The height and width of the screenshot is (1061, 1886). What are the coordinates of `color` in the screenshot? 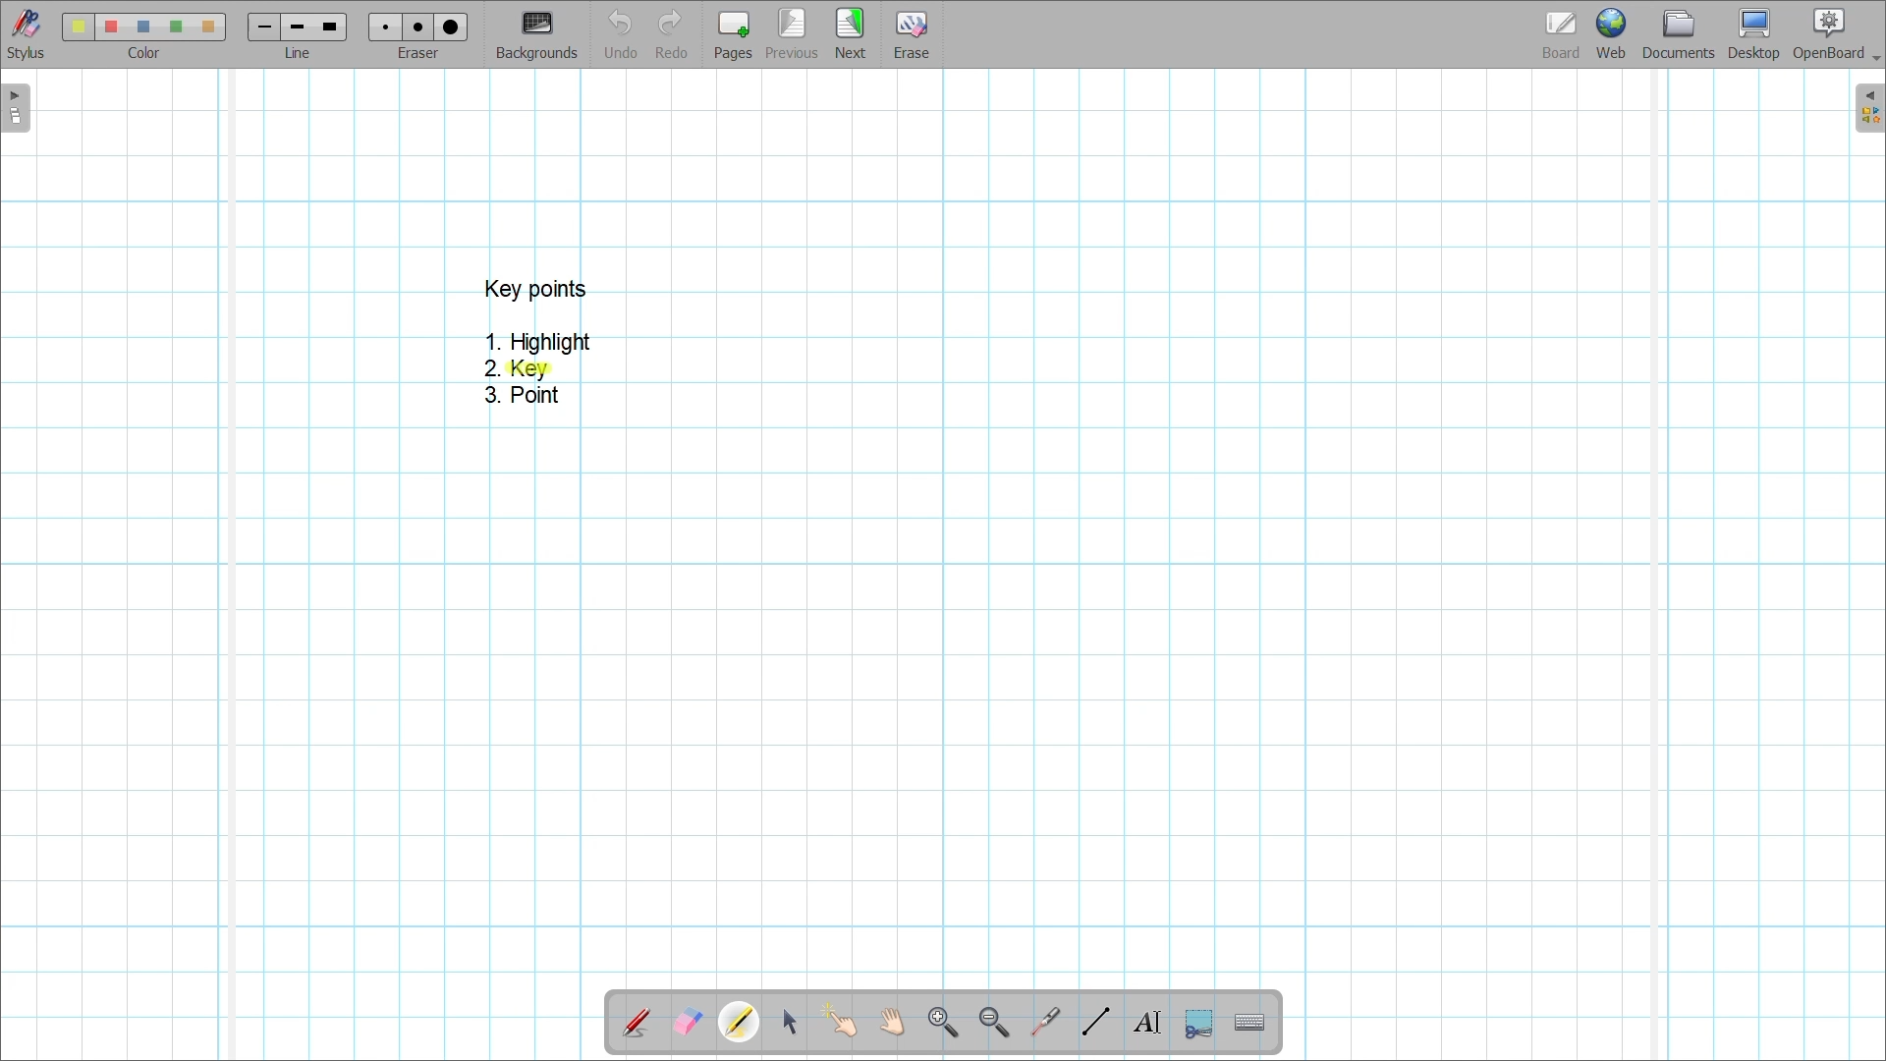 It's located at (139, 53).